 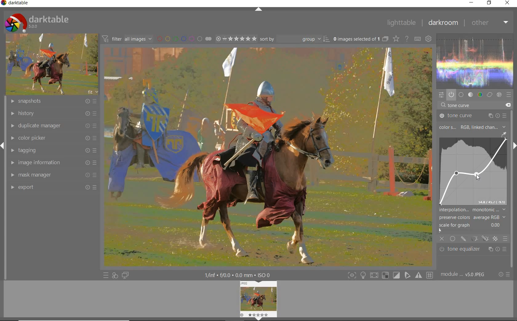 What do you see at coordinates (472, 2) in the screenshot?
I see `minimize` at bounding box center [472, 2].